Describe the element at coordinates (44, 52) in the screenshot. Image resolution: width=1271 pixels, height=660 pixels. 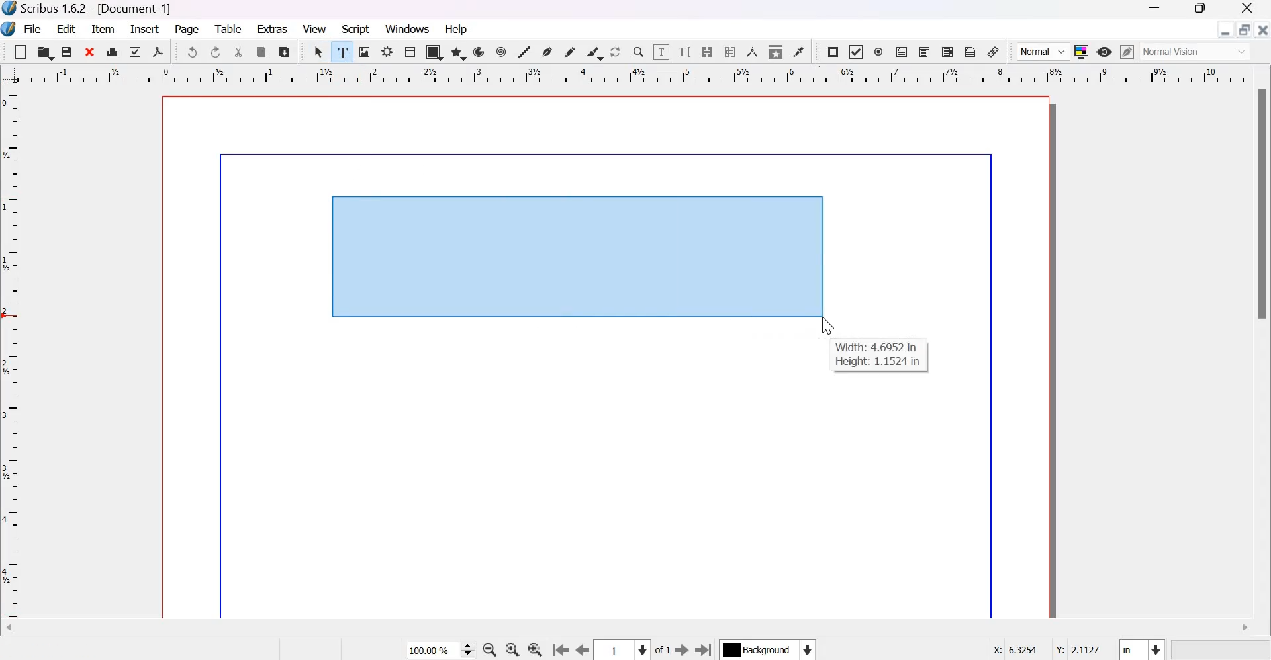
I see `open` at that location.